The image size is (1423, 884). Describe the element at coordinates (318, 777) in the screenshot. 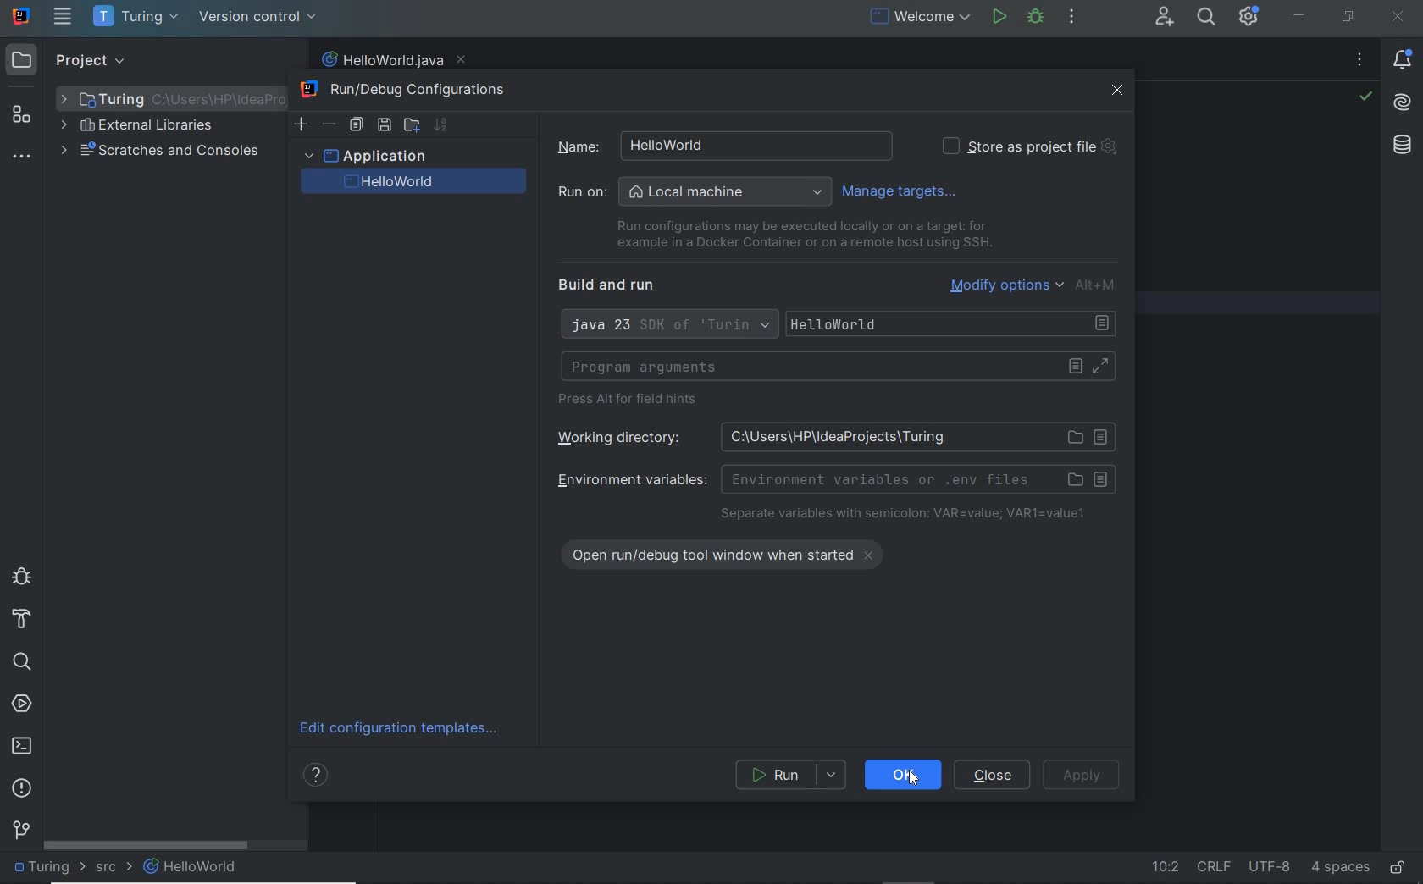

I see `help contents` at that location.